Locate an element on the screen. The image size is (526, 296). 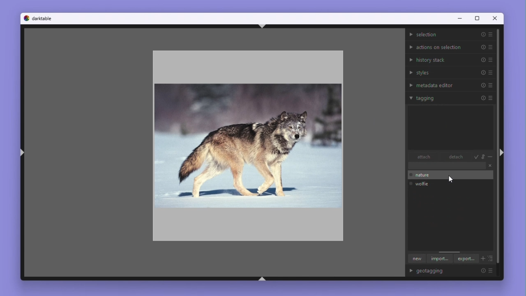
History stack is located at coordinates (450, 59).